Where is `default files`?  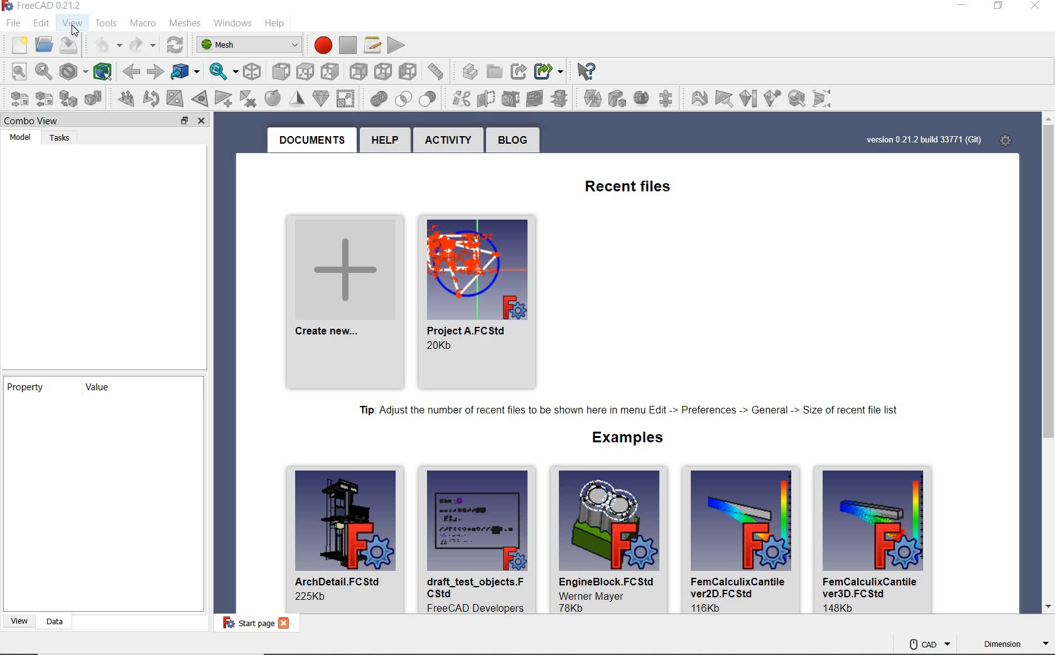 default files is located at coordinates (605, 538).